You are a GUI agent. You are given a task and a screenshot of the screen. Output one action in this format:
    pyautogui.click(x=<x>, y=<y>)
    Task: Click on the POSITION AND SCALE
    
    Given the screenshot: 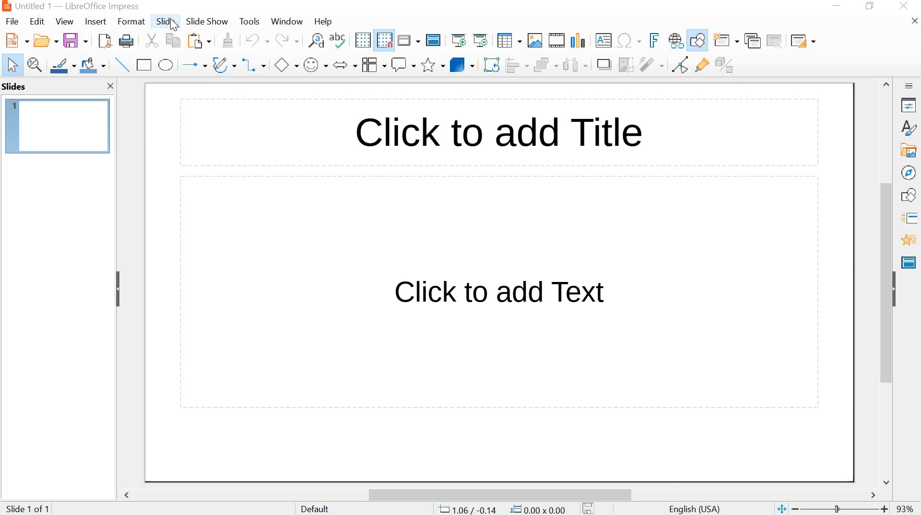 What is the action you would take?
    pyautogui.click(x=502, y=510)
    